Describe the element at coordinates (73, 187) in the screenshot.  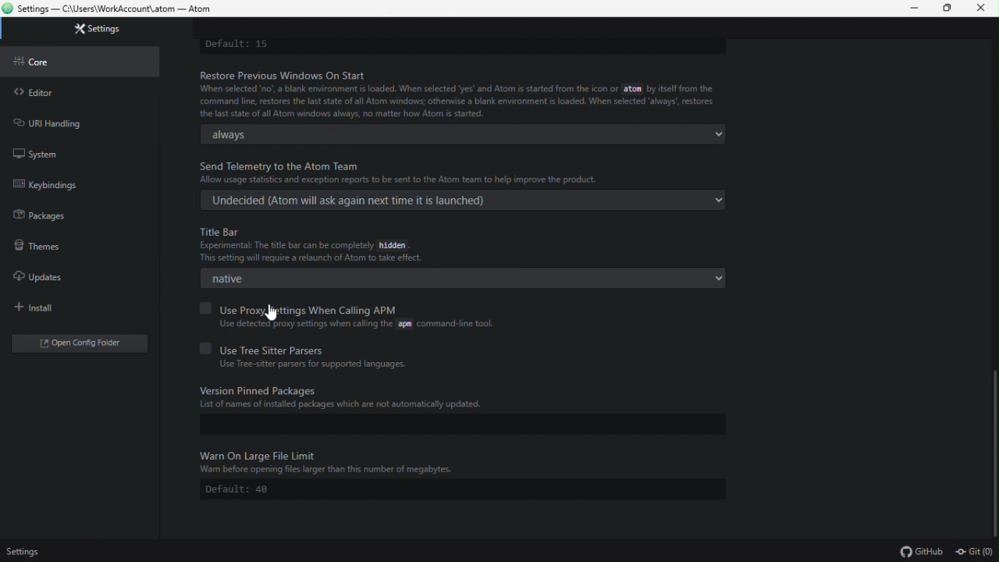
I see `key bindings` at that location.